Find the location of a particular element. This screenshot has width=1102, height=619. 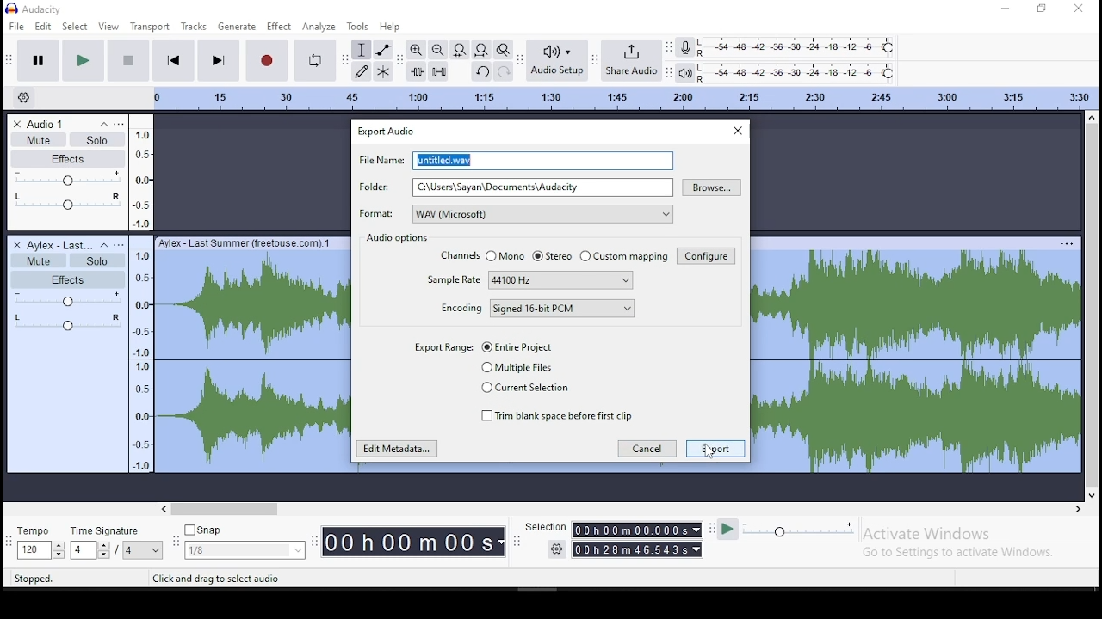

restore is located at coordinates (1043, 9).